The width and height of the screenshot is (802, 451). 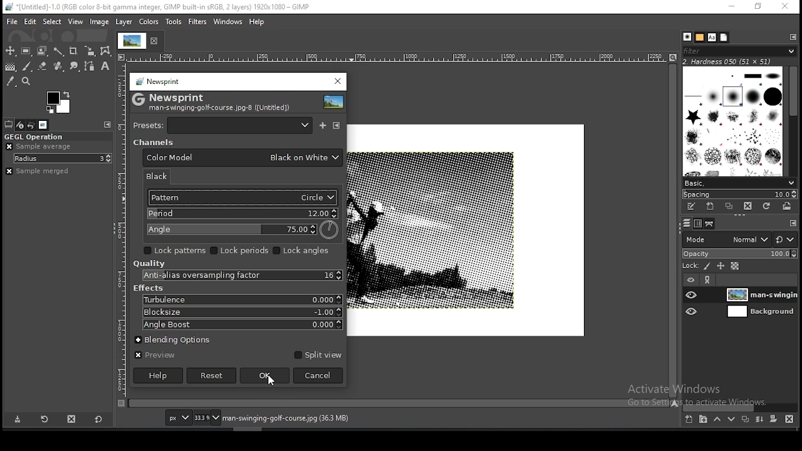 I want to click on move tool, so click(x=10, y=51).